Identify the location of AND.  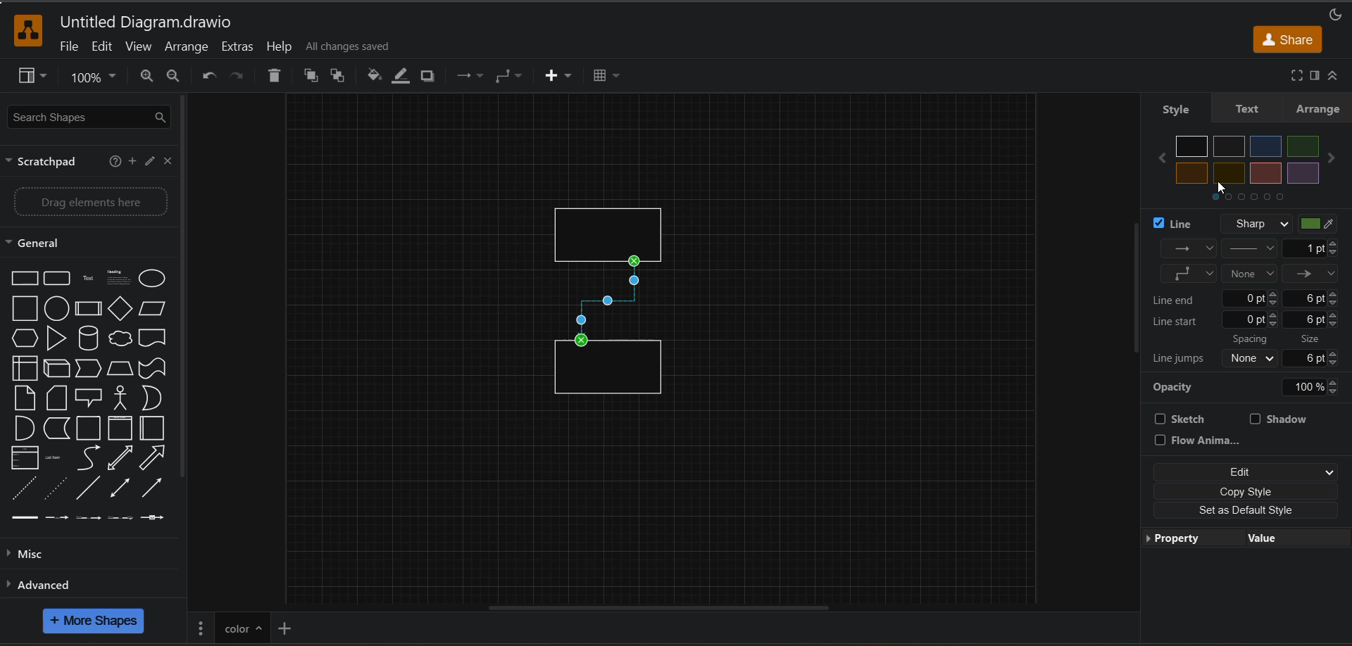
(23, 428).